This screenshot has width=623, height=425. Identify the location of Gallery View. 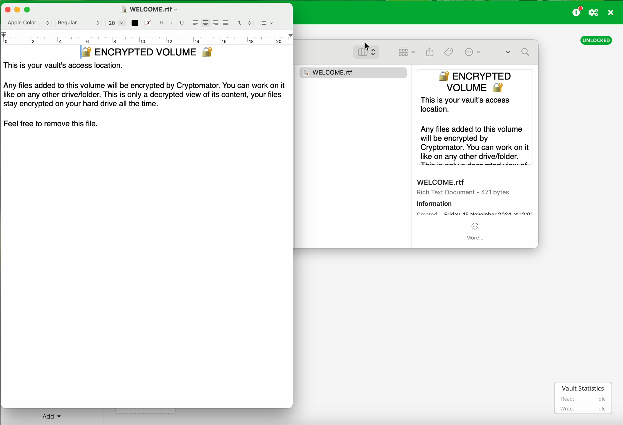
(430, 50).